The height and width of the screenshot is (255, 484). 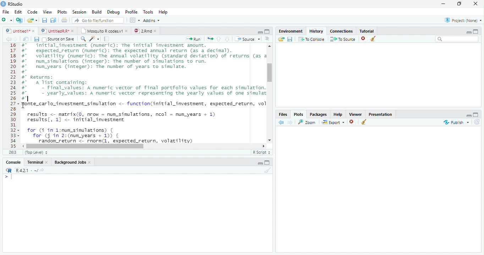 What do you see at coordinates (104, 30) in the screenshot?
I see `Mosquito R codes.v1` at bounding box center [104, 30].